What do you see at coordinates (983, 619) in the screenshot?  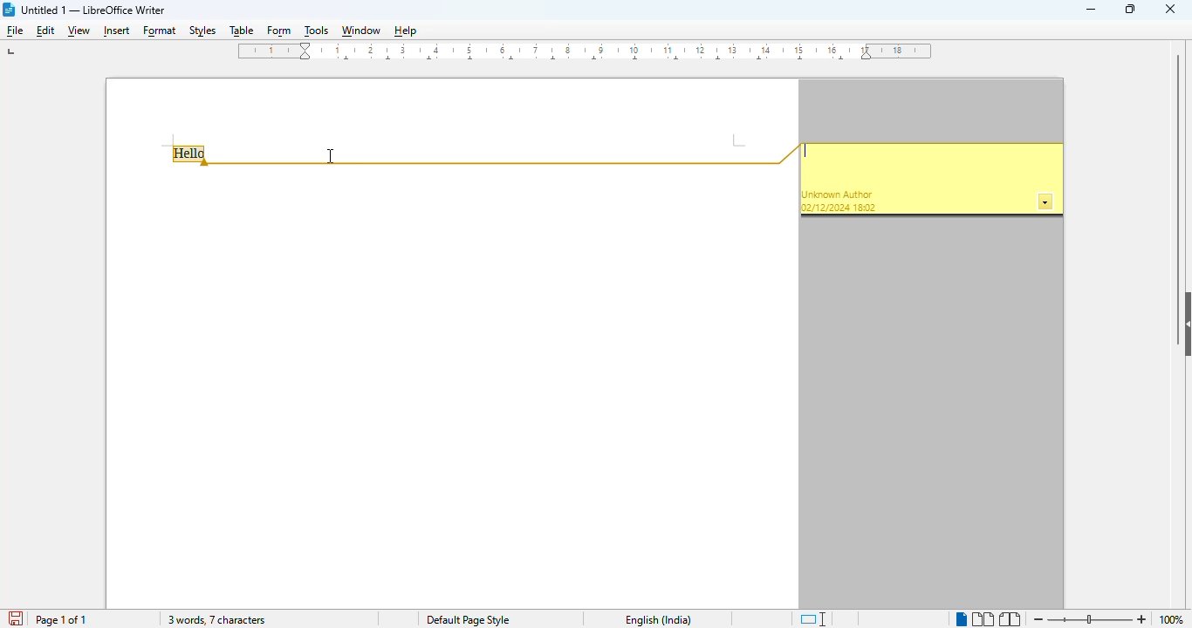 I see `multi-page view` at bounding box center [983, 619].